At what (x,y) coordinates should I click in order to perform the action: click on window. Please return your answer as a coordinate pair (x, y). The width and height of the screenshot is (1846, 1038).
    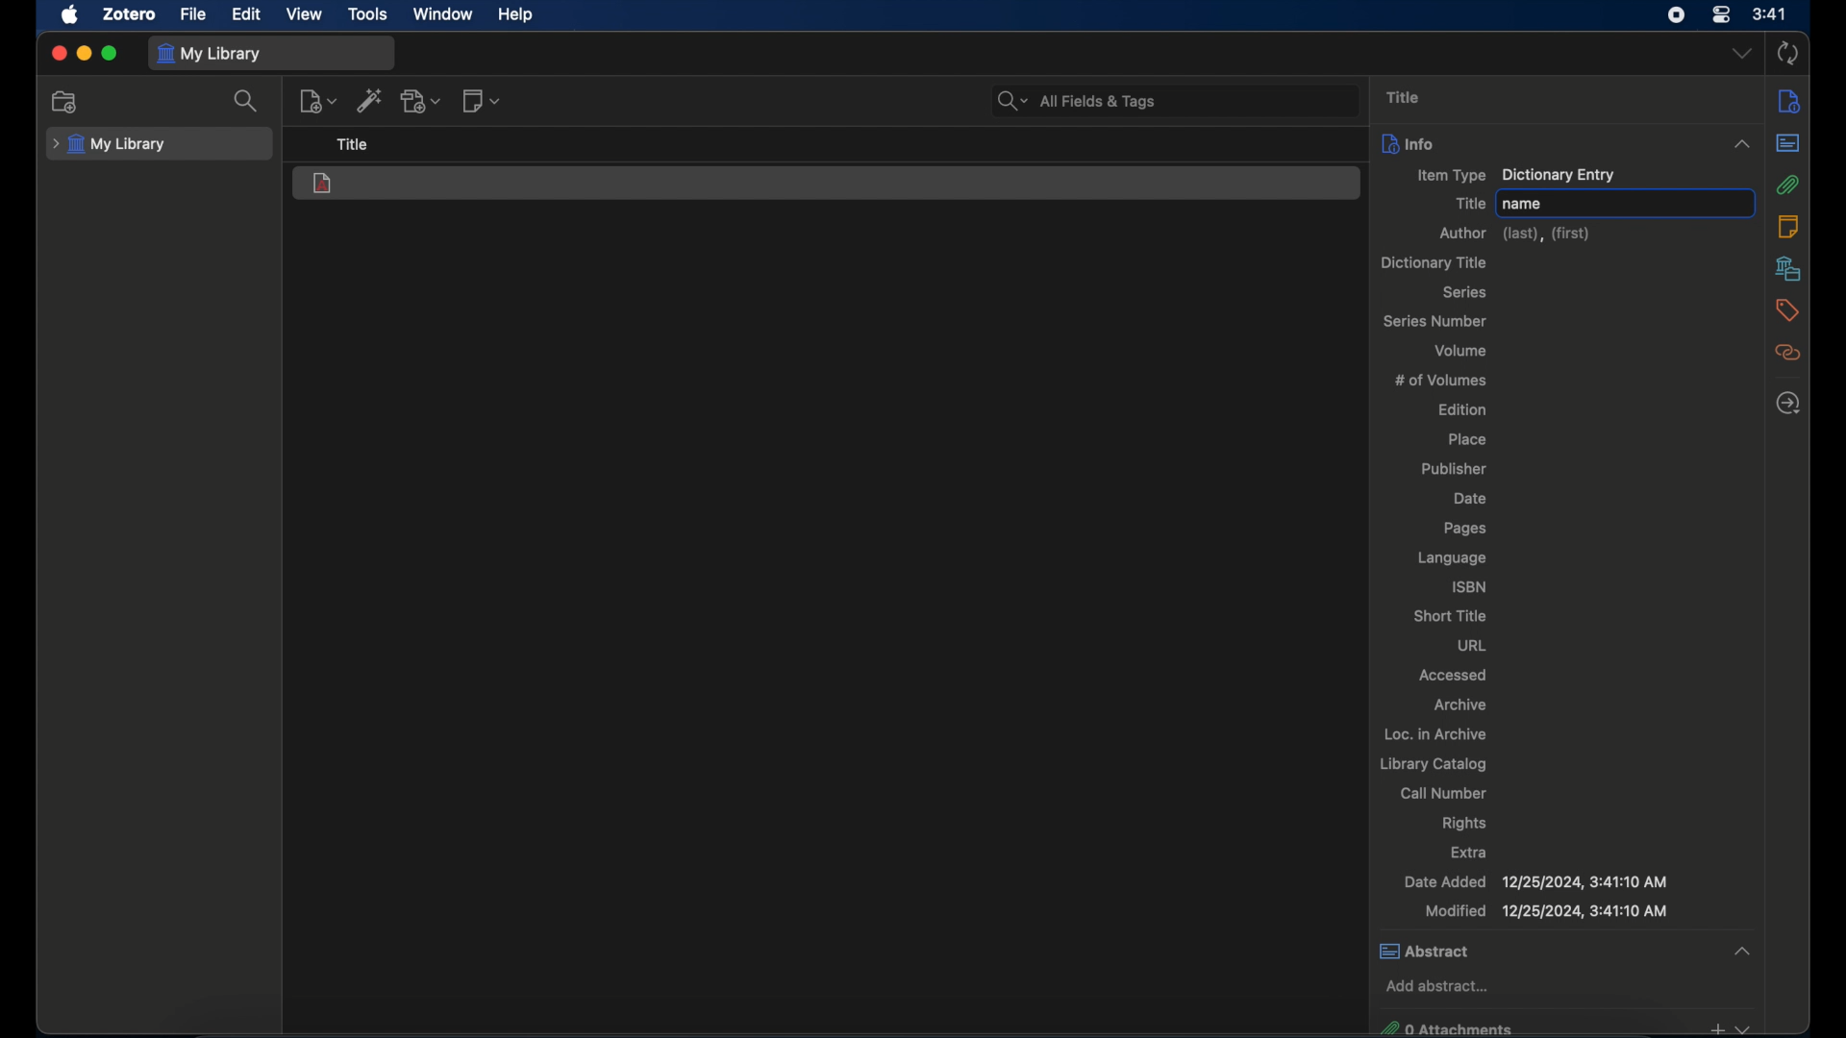
    Looking at the image, I should click on (445, 15).